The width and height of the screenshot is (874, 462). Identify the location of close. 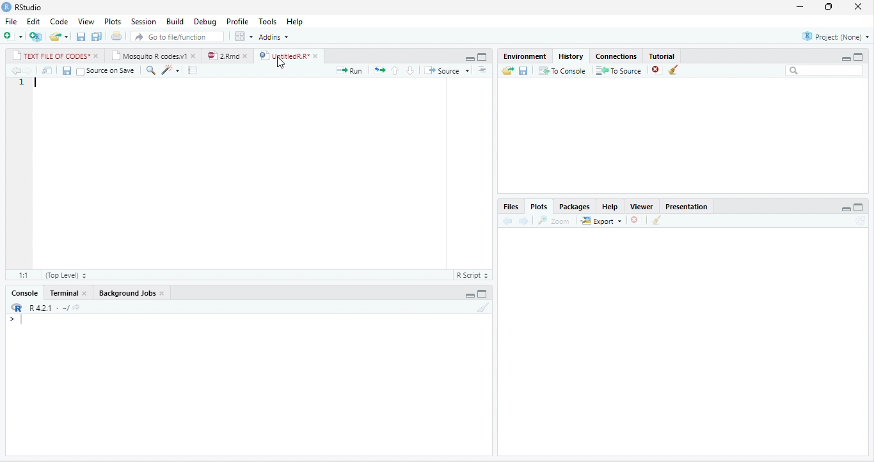
(248, 56).